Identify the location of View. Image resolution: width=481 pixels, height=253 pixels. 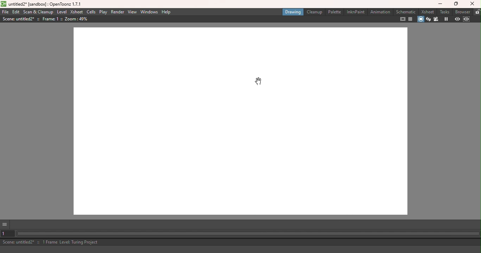
(132, 12).